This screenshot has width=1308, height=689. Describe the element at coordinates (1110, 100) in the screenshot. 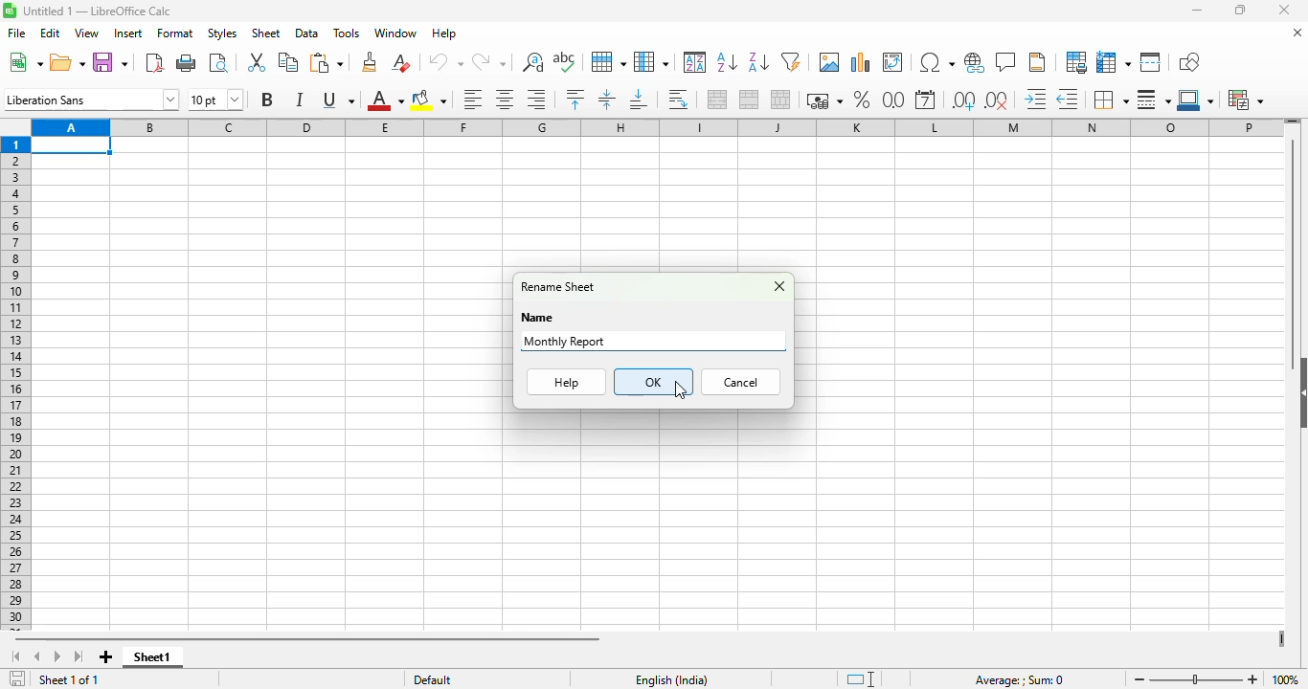

I see `borders` at that location.